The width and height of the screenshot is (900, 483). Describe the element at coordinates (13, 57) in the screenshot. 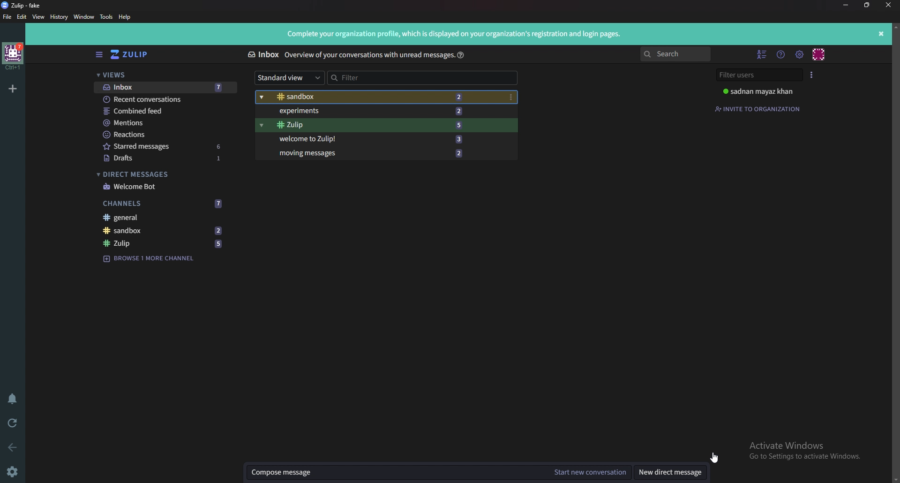

I see `home` at that location.